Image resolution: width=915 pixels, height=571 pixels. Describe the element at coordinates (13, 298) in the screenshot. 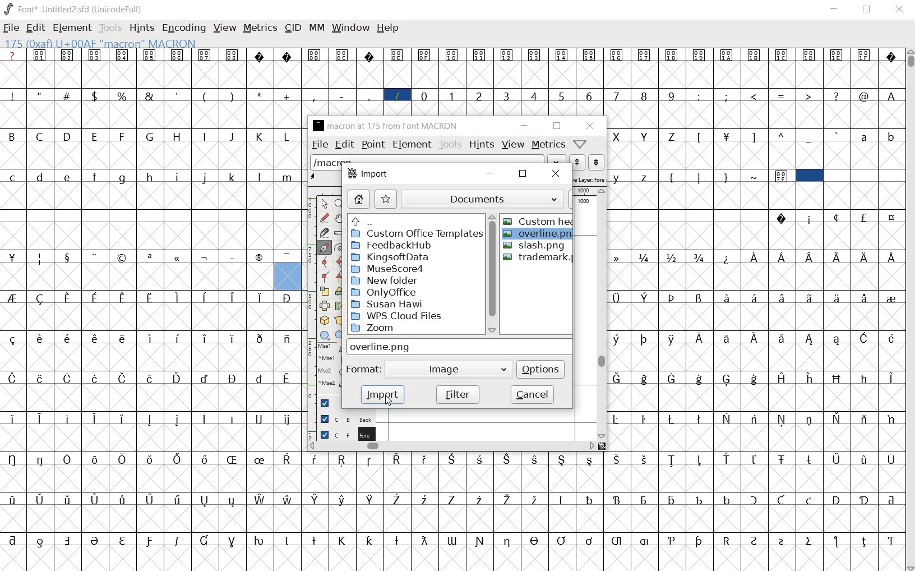

I see `Symbol` at that location.